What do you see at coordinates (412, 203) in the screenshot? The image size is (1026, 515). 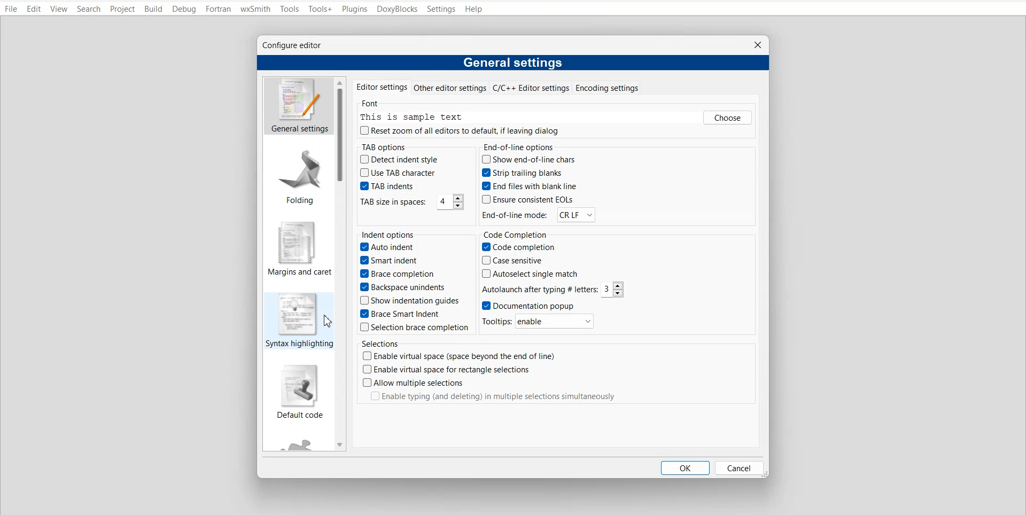 I see `TAB size in spaces` at bounding box center [412, 203].